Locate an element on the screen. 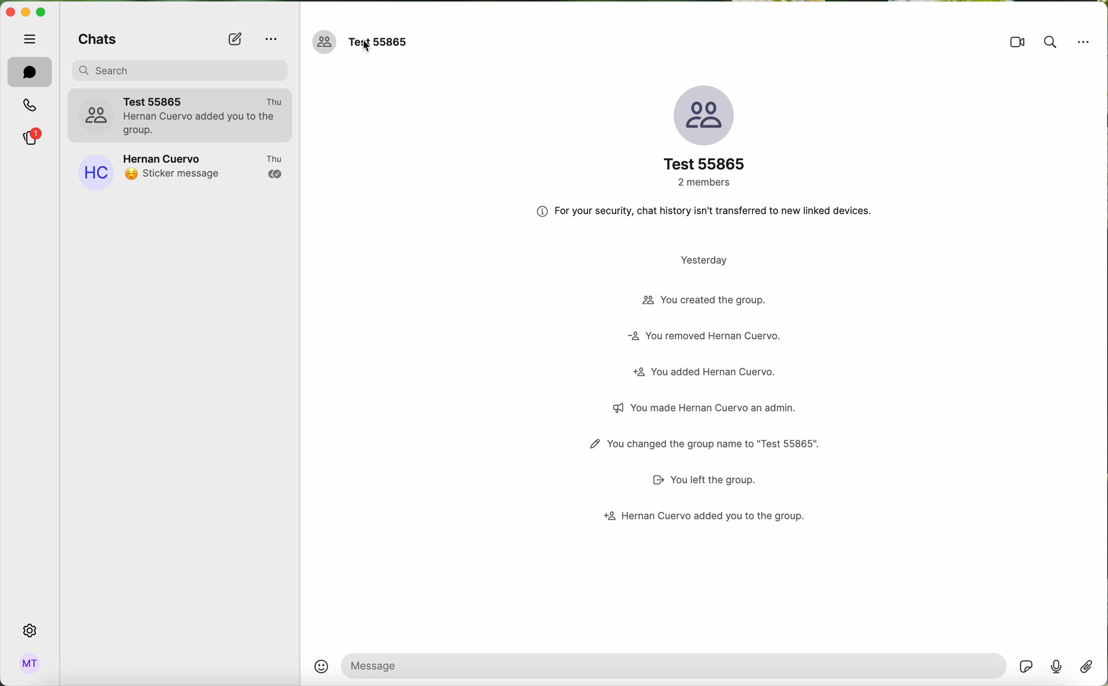 Image resolution: width=1108 pixels, height=686 pixels. search bar is located at coordinates (183, 69).